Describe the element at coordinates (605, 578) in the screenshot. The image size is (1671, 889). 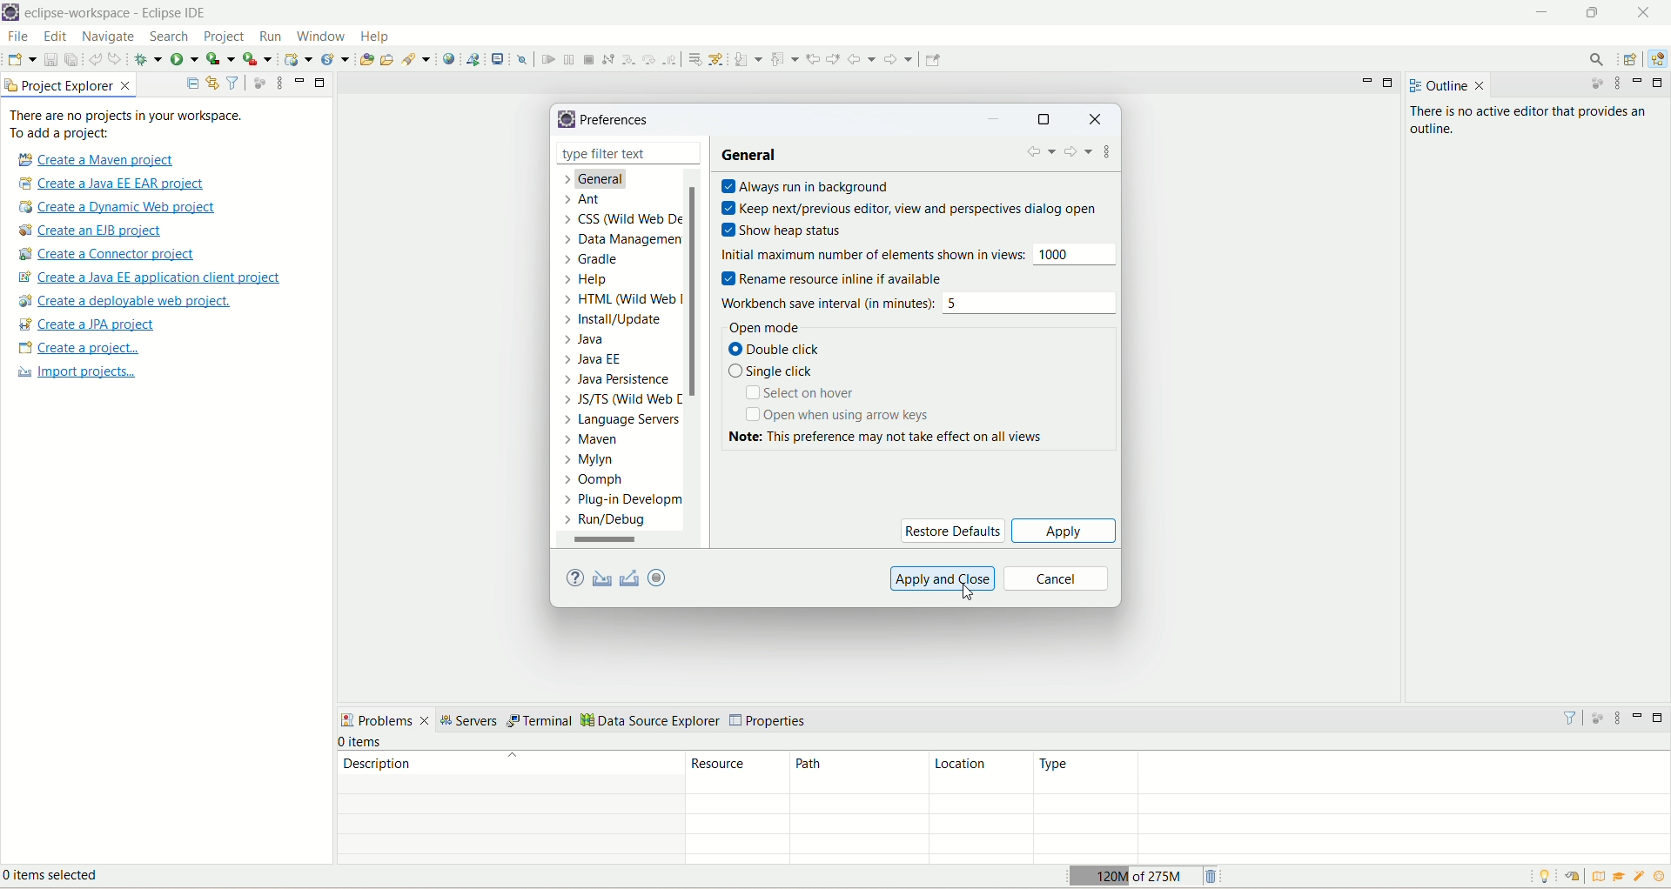
I see `import` at that location.